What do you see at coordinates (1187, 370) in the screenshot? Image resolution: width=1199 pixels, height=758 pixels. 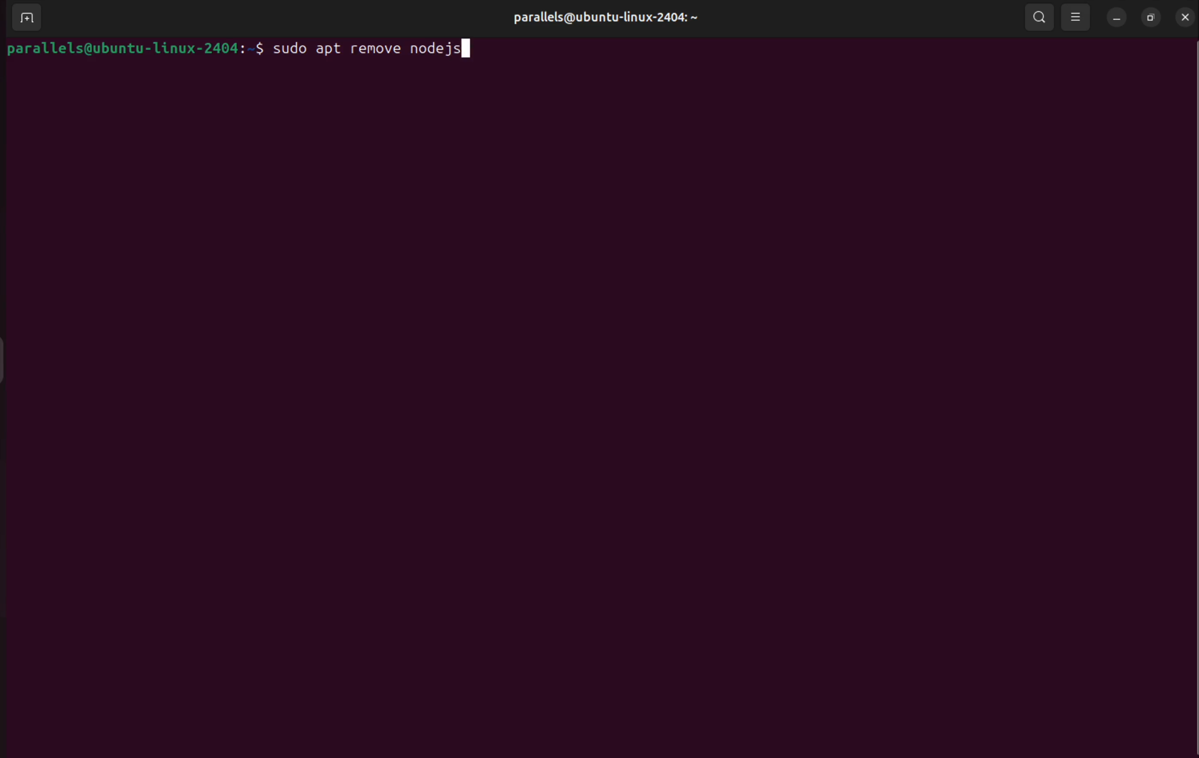 I see `Scrollbar` at bounding box center [1187, 370].